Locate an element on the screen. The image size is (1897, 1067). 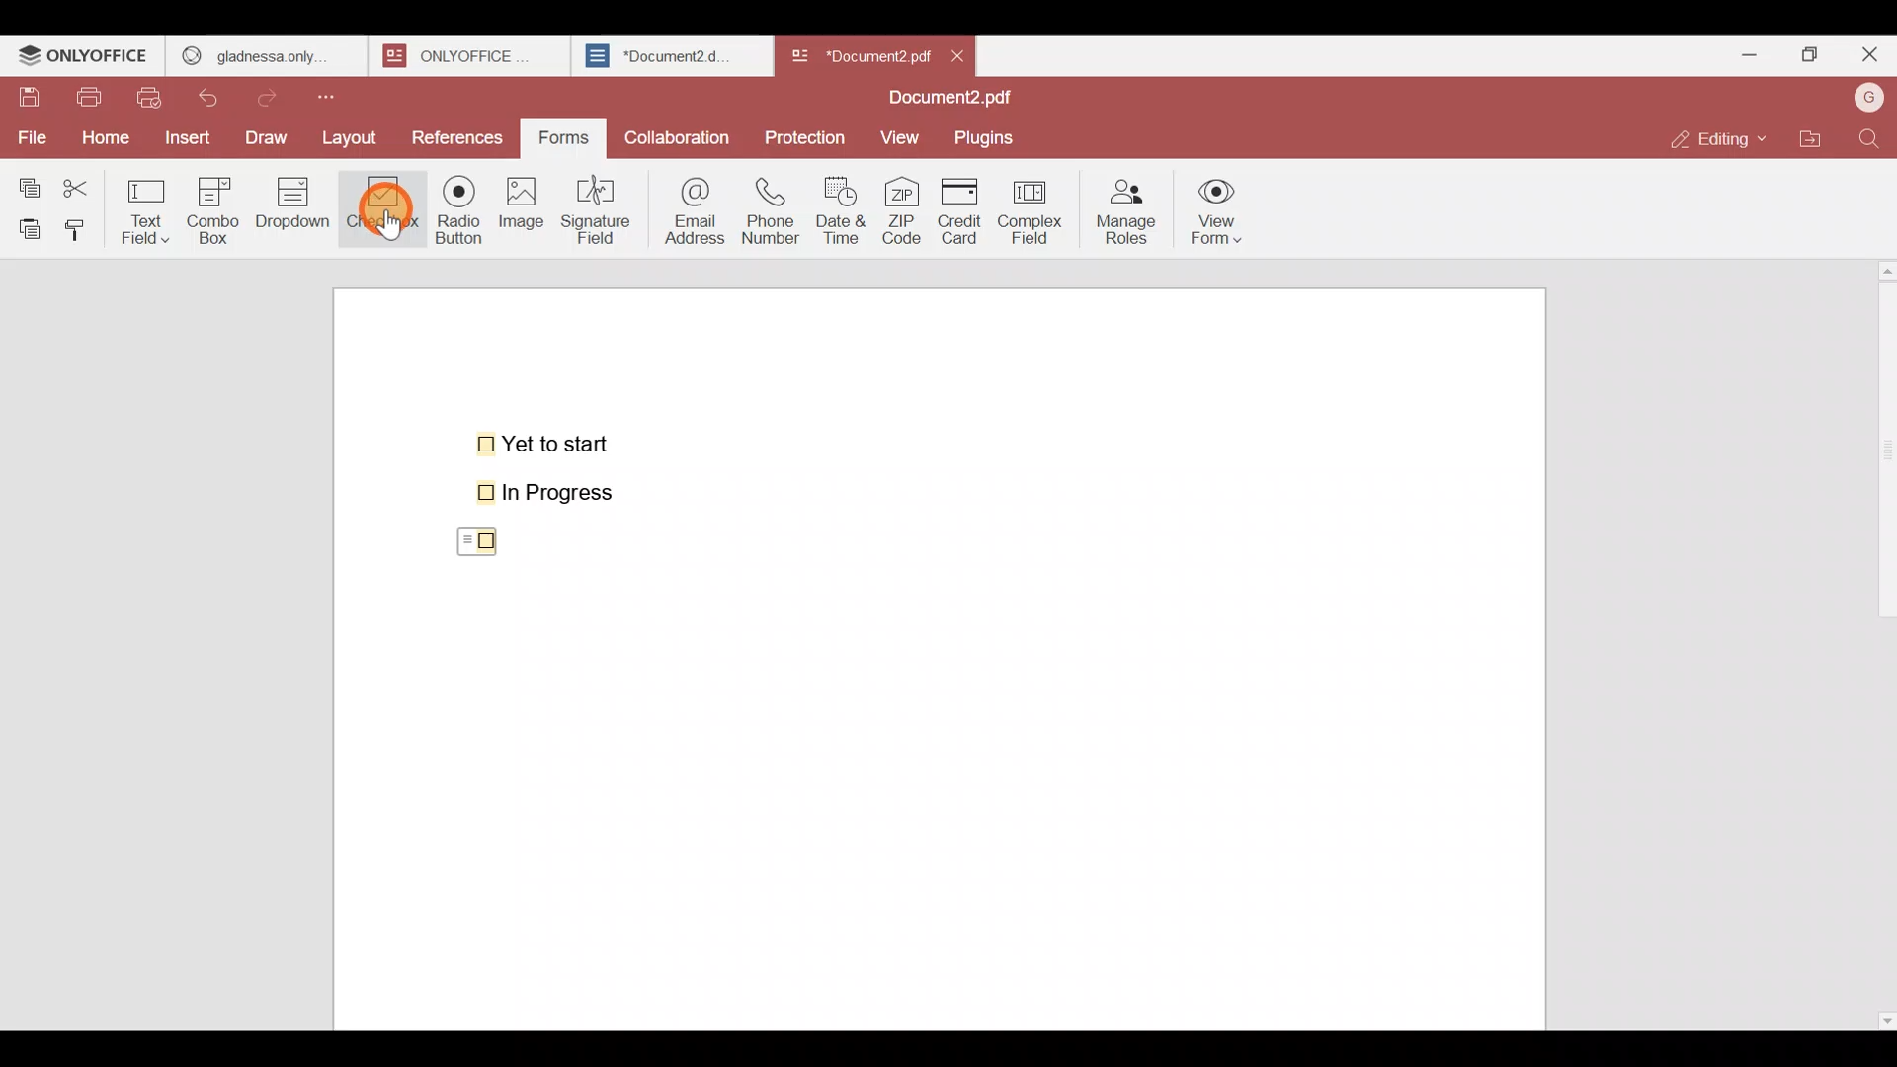
Editing mode is located at coordinates (1715, 139).